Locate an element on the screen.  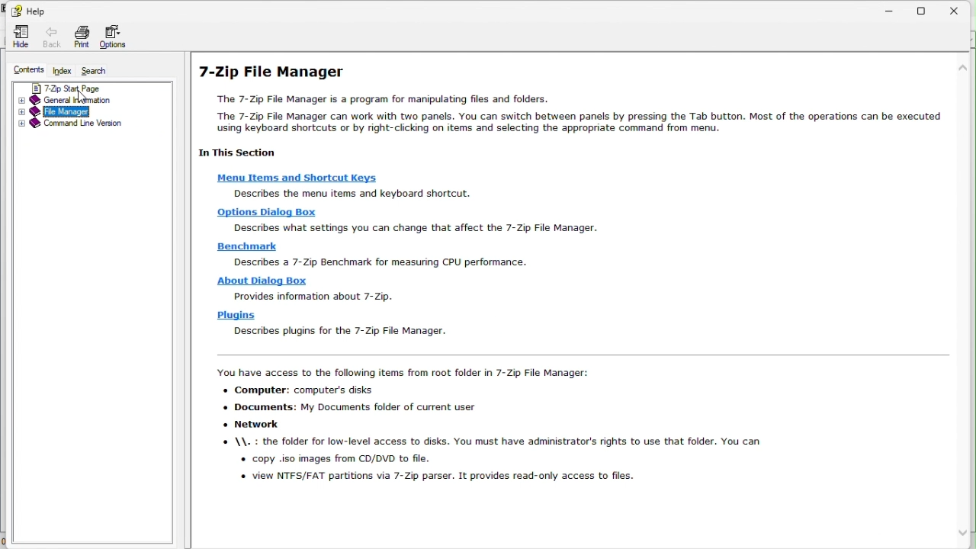
Command line version is located at coordinates (88, 125).